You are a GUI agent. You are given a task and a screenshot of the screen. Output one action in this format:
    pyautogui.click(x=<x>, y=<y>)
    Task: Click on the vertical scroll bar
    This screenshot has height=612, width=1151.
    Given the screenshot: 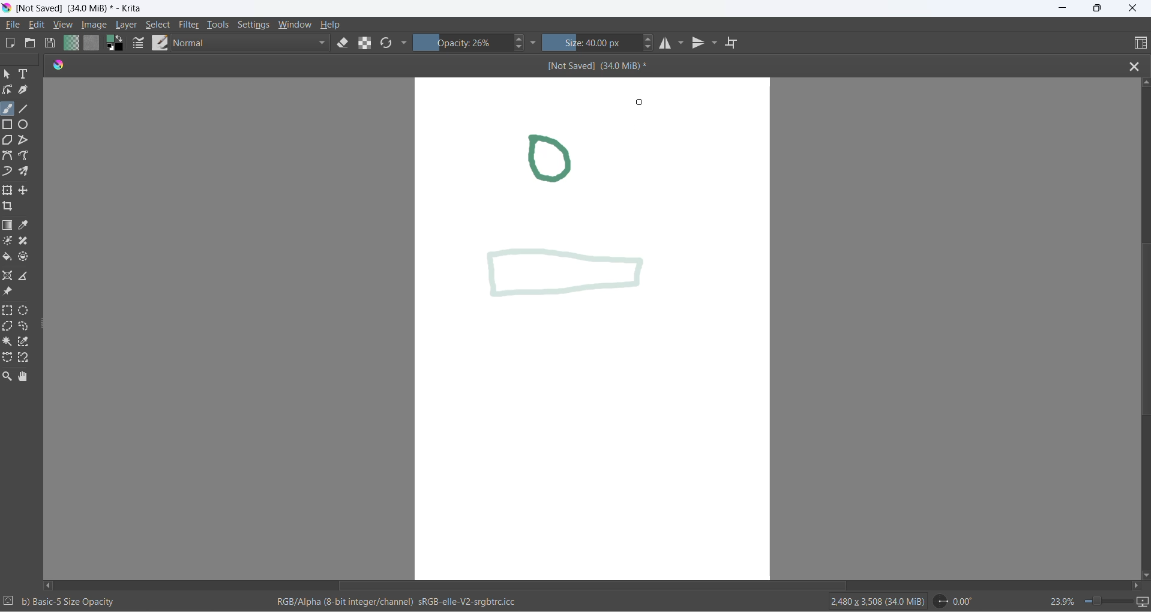 What is the action you would take?
    pyautogui.click(x=1141, y=340)
    